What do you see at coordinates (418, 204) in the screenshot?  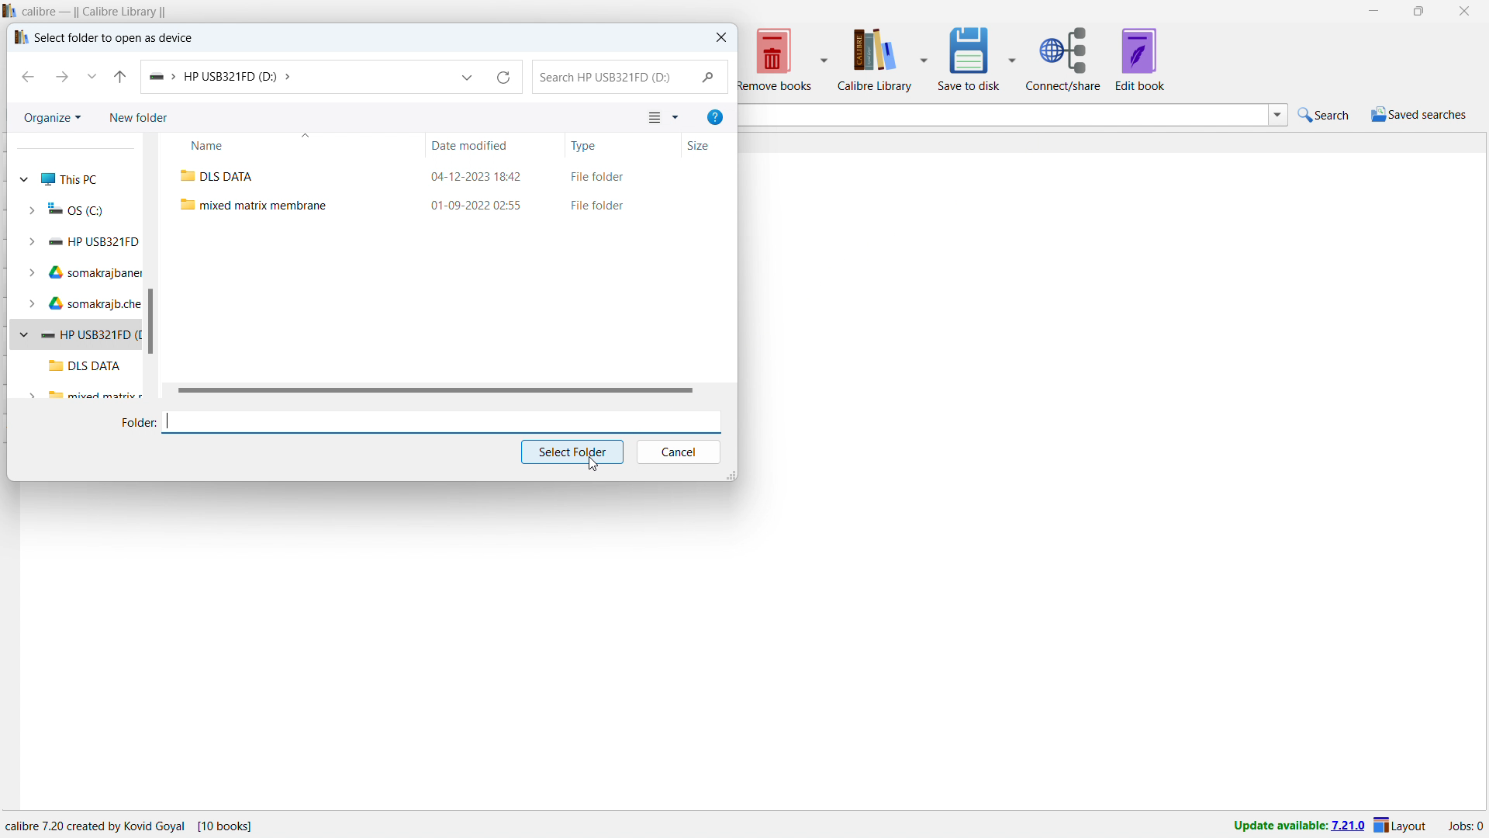 I see `mixed matrix membrane folder` at bounding box center [418, 204].